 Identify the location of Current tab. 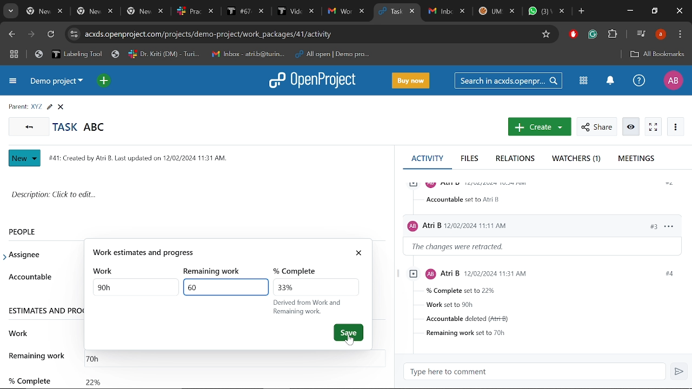
(388, 12).